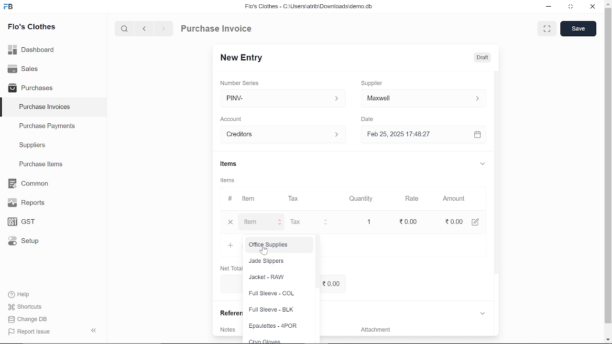 This screenshot has height=344, width=612. I want to click on Supplier, so click(381, 82).